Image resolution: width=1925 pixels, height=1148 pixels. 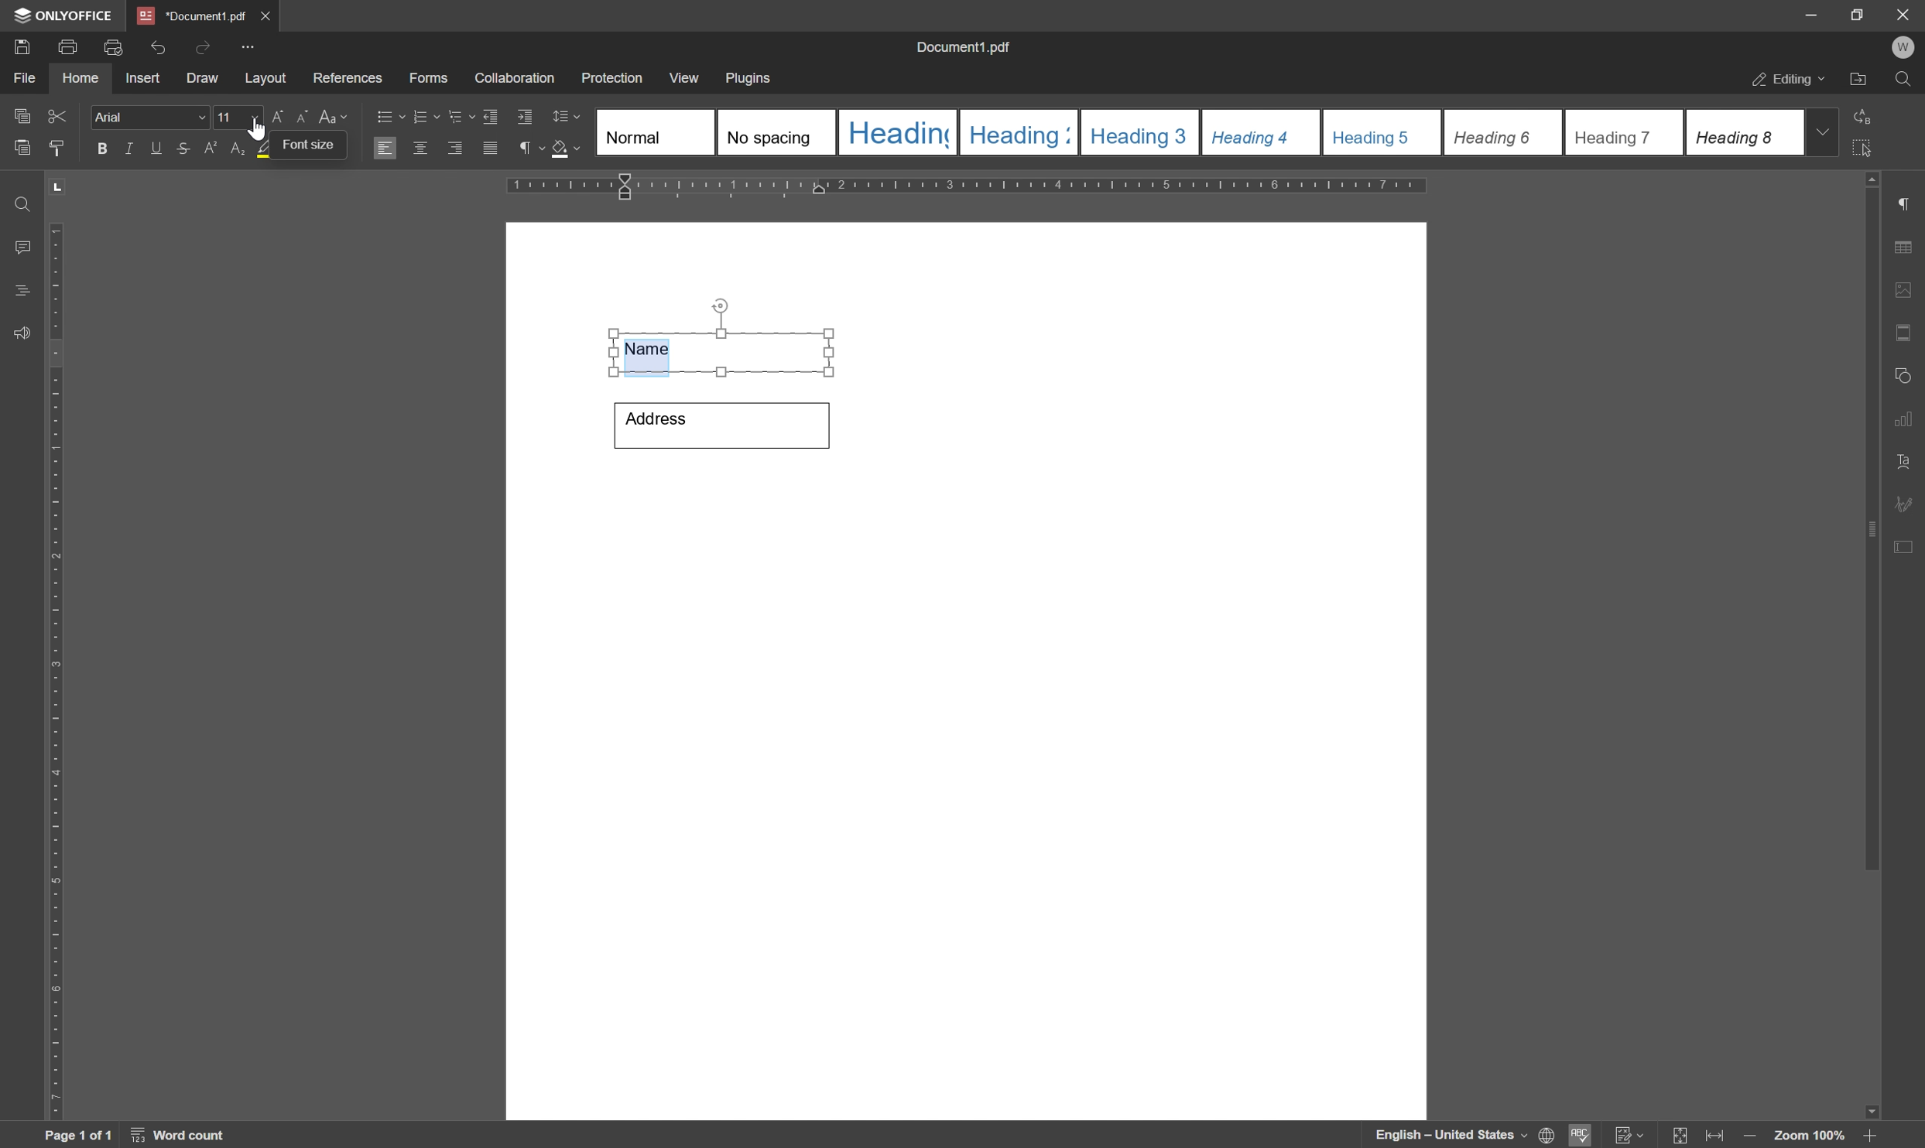 What do you see at coordinates (385, 149) in the screenshot?
I see `Align left` at bounding box center [385, 149].